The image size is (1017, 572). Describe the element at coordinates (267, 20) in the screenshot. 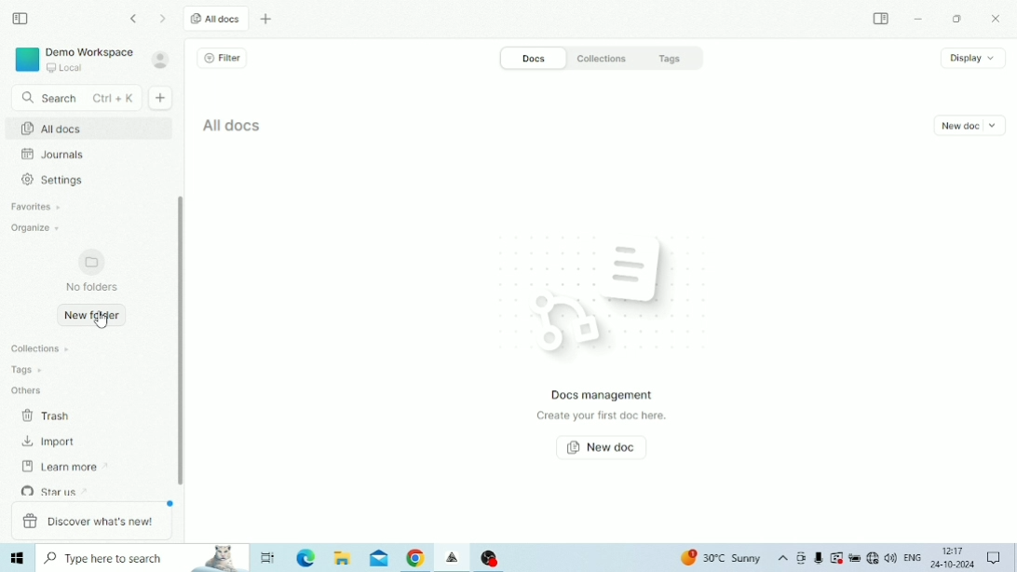

I see `New tab` at that location.